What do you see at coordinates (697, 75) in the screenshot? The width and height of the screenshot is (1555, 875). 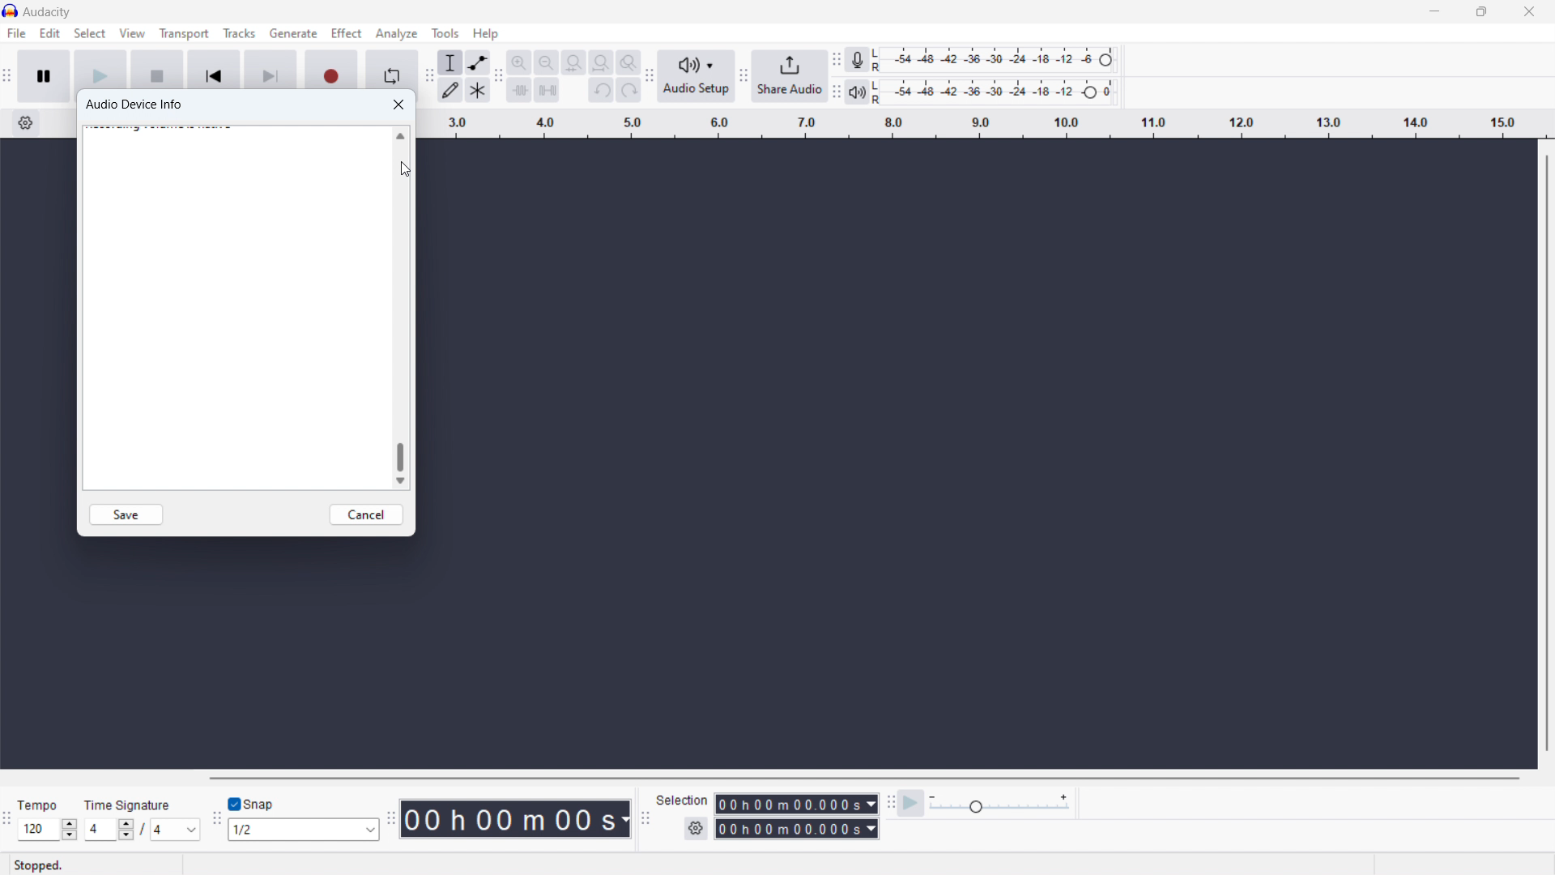 I see `audio setup` at bounding box center [697, 75].